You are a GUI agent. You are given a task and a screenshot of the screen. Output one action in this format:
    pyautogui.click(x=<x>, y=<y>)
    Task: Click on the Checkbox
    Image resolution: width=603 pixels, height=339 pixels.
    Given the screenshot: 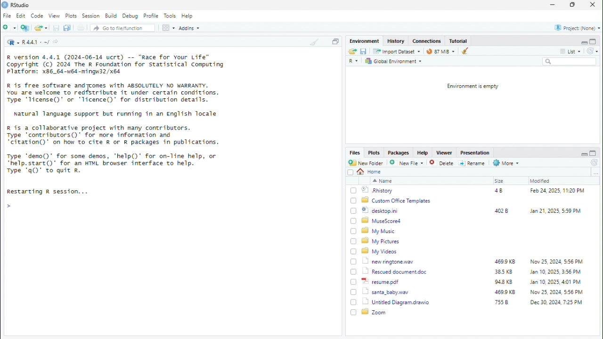 What is the action you would take?
    pyautogui.click(x=354, y=251)
    